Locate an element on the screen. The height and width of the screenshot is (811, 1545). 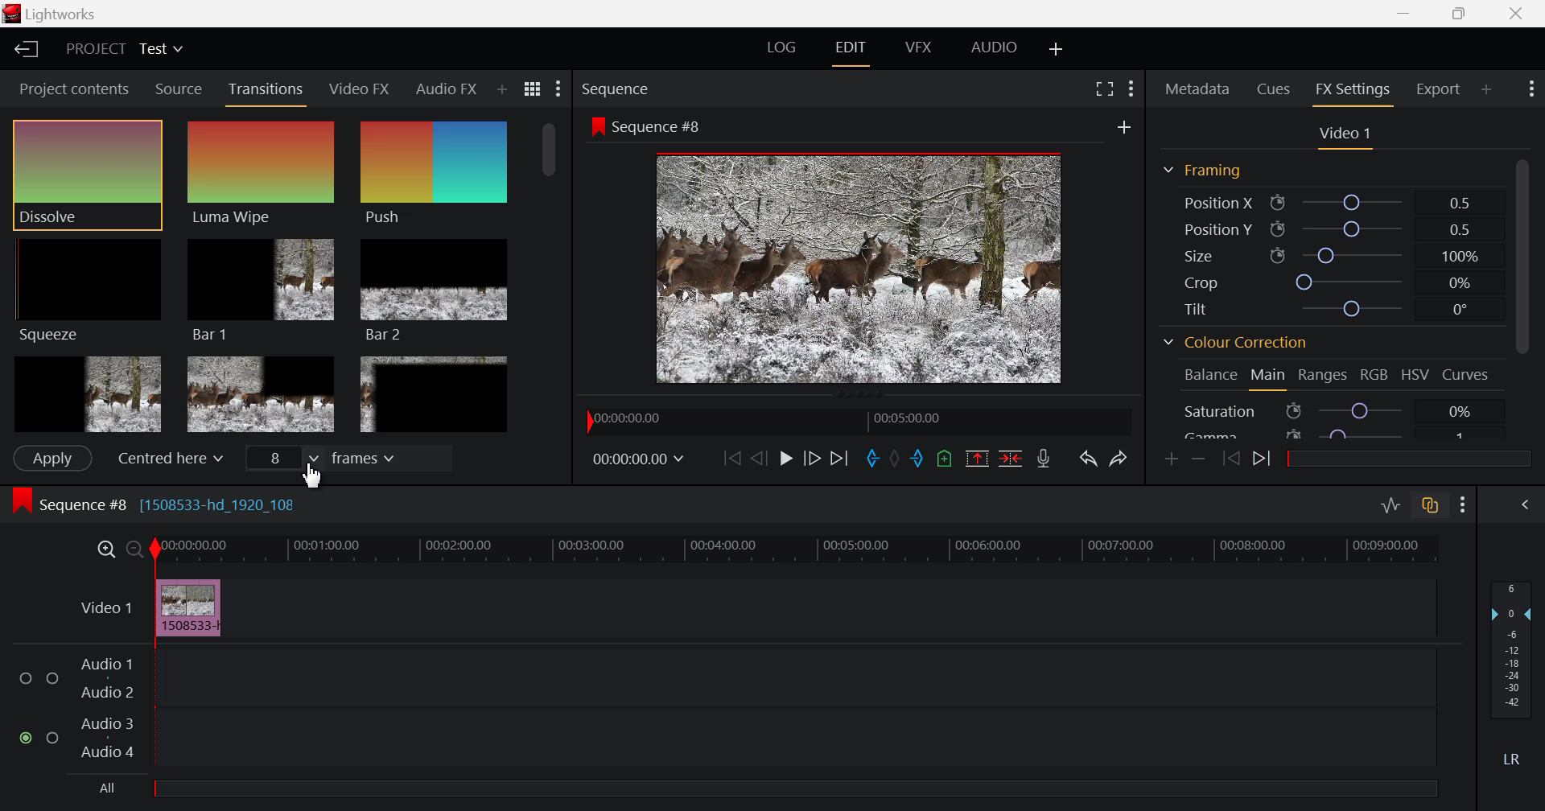
Video FX is located at coordinates (359, 91).